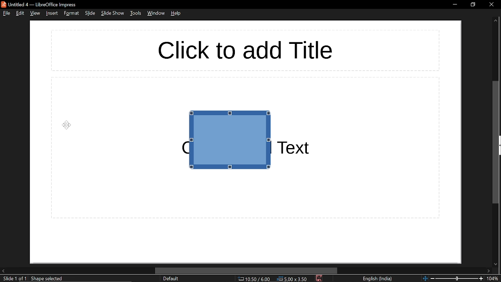 This screenshot has height=282, width=501. I want to click on slide show, so click(112, 13).